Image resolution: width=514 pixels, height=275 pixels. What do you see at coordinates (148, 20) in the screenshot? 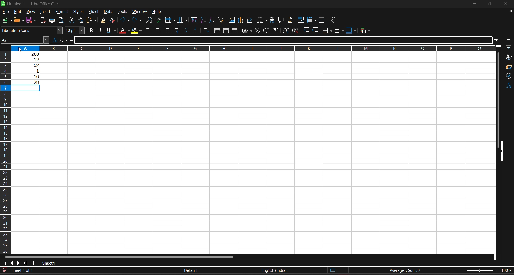
I see `find and replace` at bounding box center [148, 20].